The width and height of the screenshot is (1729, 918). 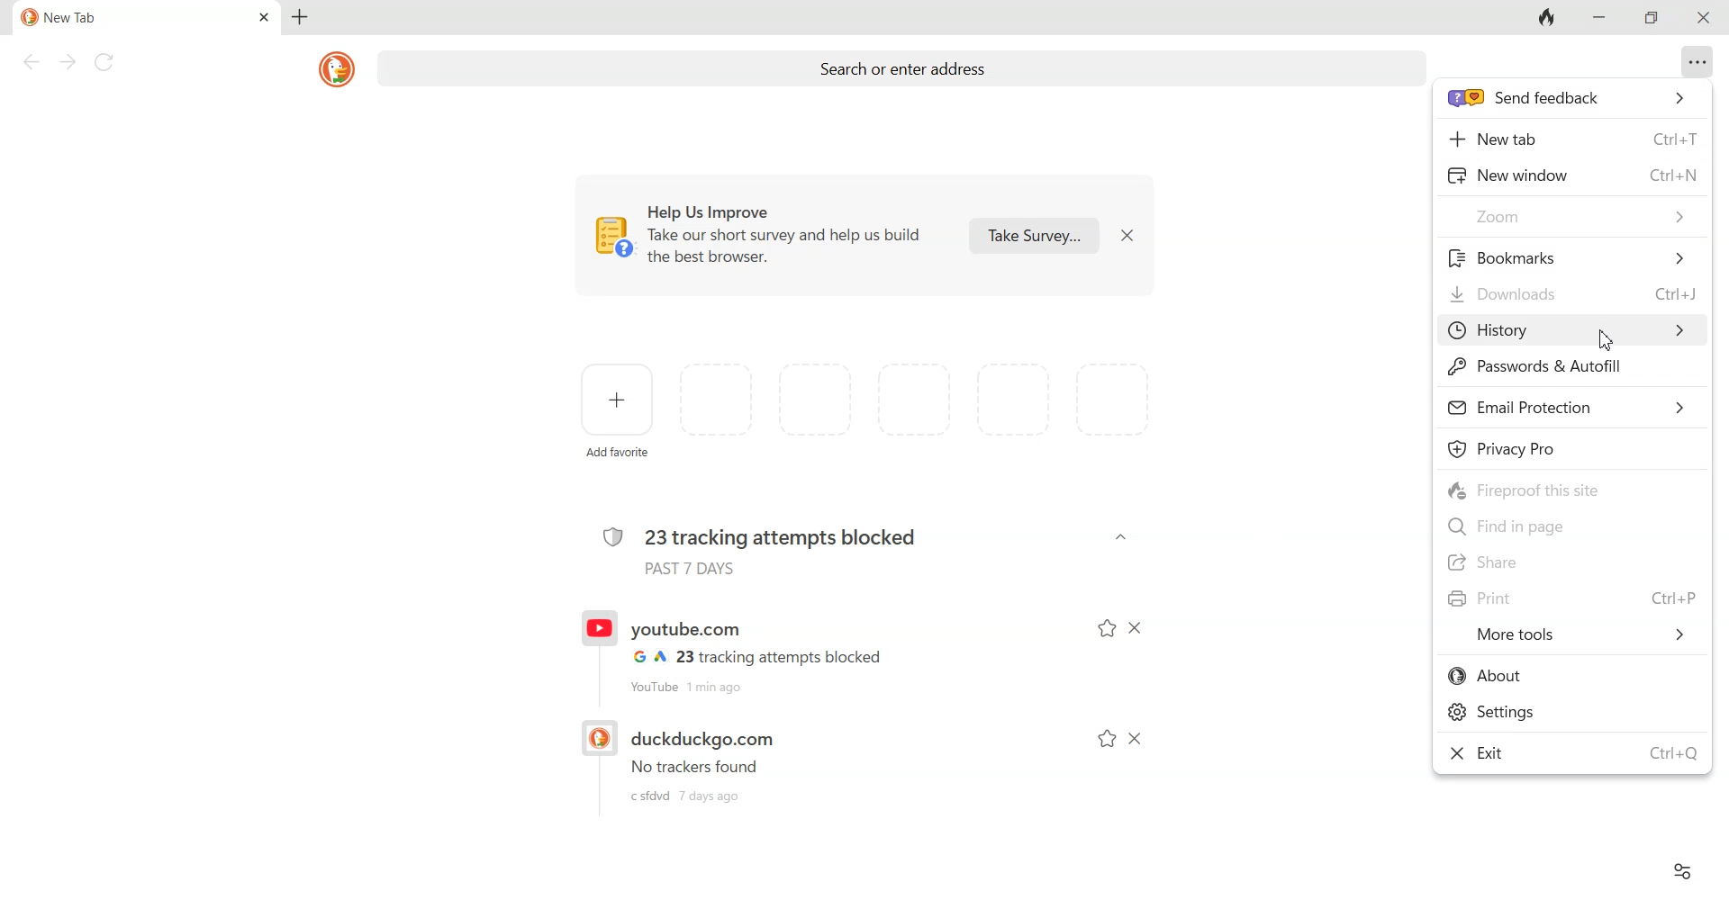 I want to click on Zoom, so click(x=1572, y=216).